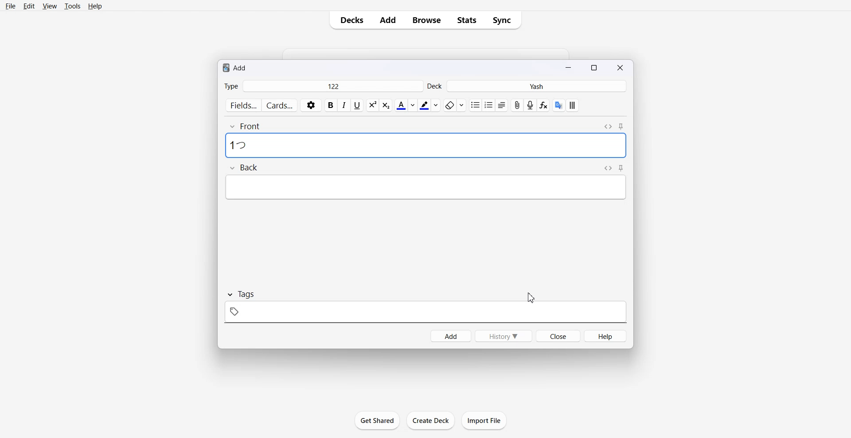 This screenshot has height=438, width=851. What do you see at coordinates (621, 168) in the screenshot?
I see `Toggle sticky` at bounding box center [621, 168].